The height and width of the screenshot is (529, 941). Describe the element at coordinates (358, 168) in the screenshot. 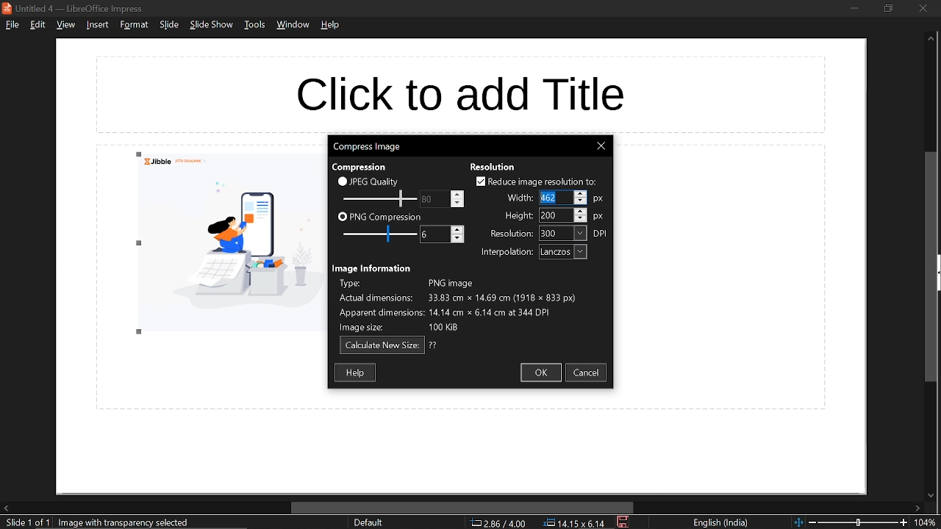

I see `compression` at that location.